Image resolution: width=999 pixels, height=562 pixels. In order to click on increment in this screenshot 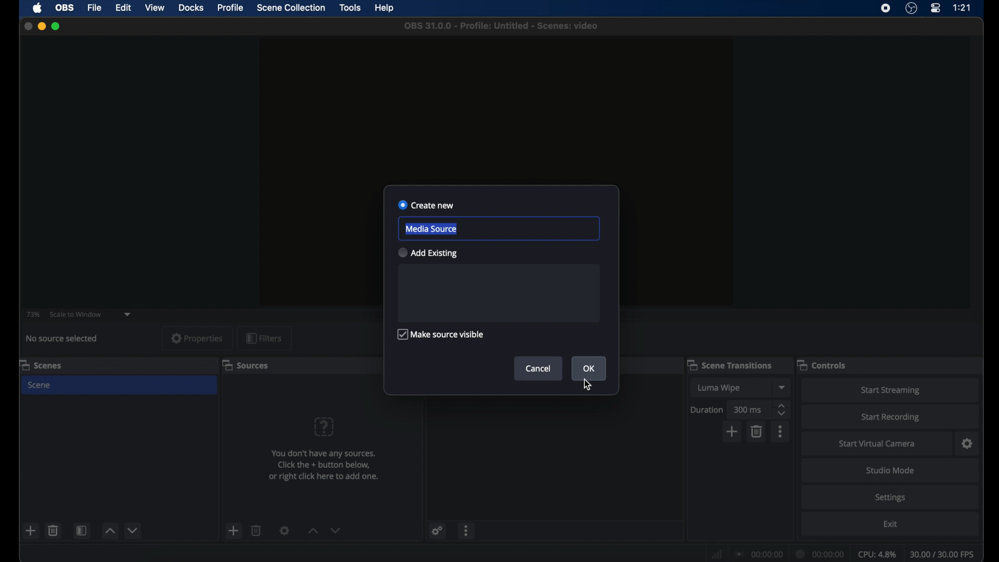, I will do `click(312, 531)`.